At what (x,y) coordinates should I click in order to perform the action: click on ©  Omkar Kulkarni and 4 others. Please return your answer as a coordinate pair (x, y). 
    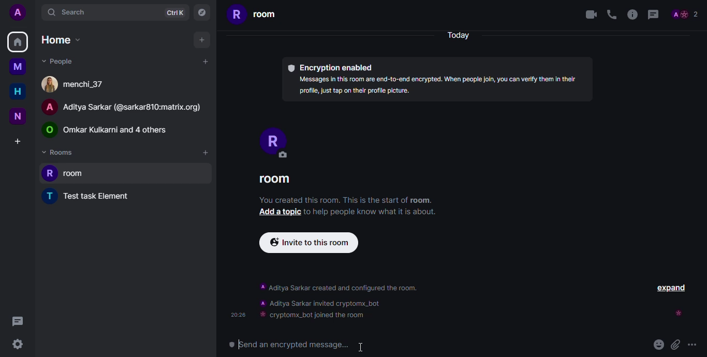
    Looking at the image, I should click on (108, 130).